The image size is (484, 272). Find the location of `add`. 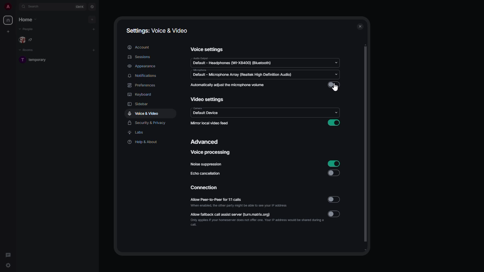

add is located at coordinates (93, 19).